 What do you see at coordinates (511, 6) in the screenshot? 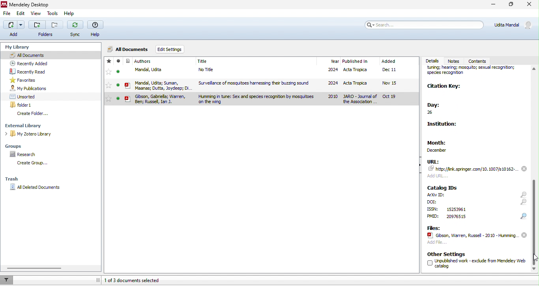
I see `maximize` at bounding box center [511, 6].